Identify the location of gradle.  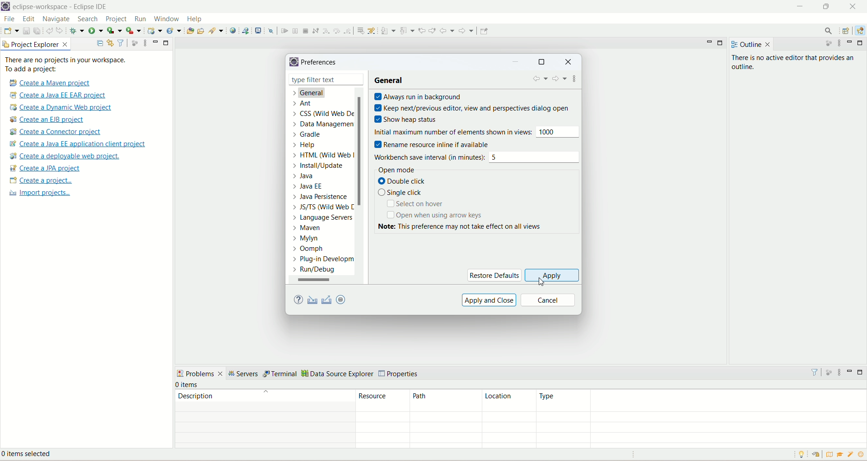
(310, 136).